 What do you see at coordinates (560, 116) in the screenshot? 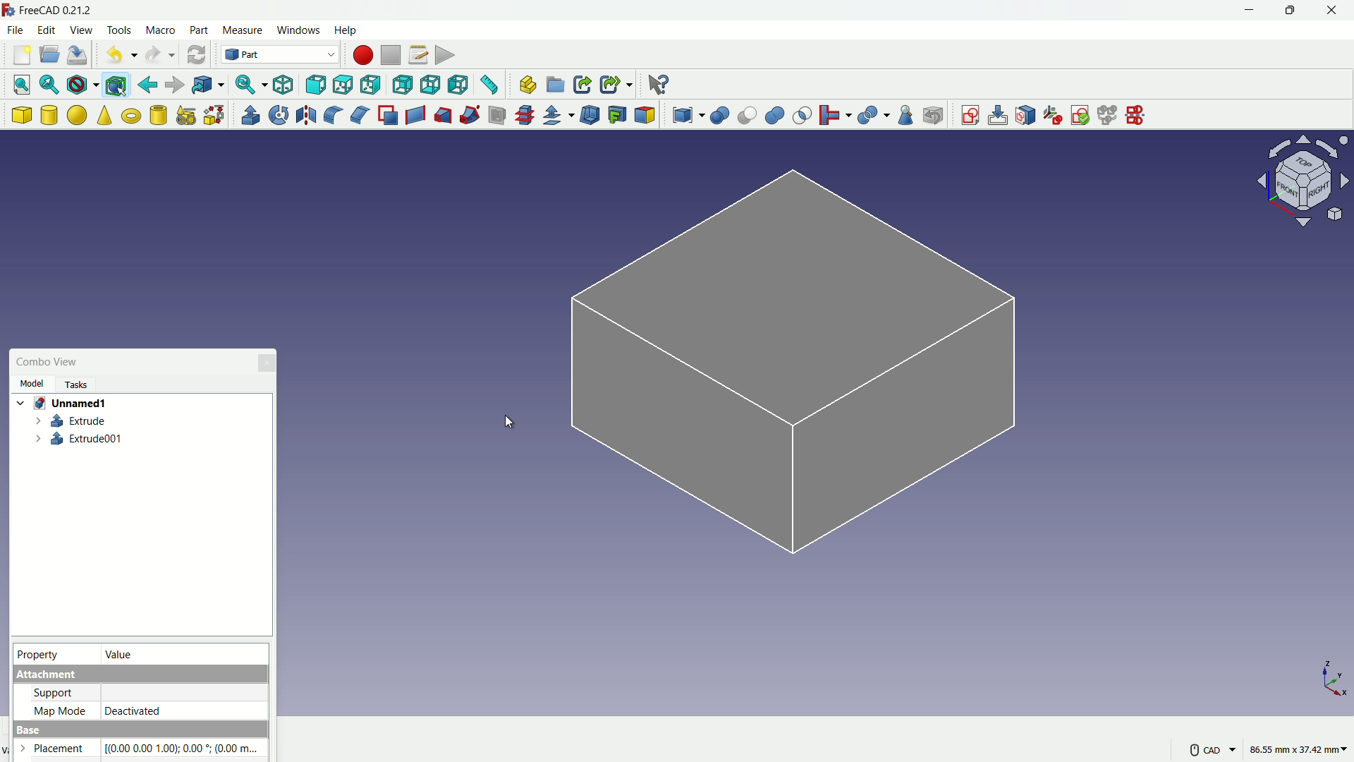
I see `offset` at bounding box center [560, 116].